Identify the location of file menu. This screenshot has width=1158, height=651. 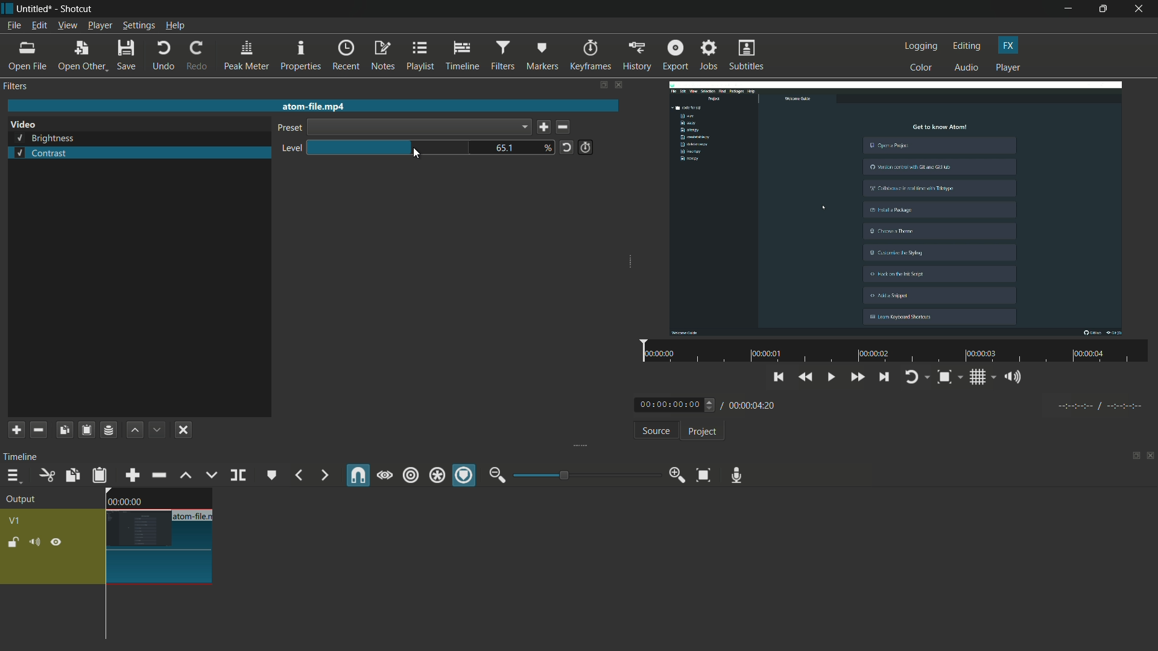
(13, 25).